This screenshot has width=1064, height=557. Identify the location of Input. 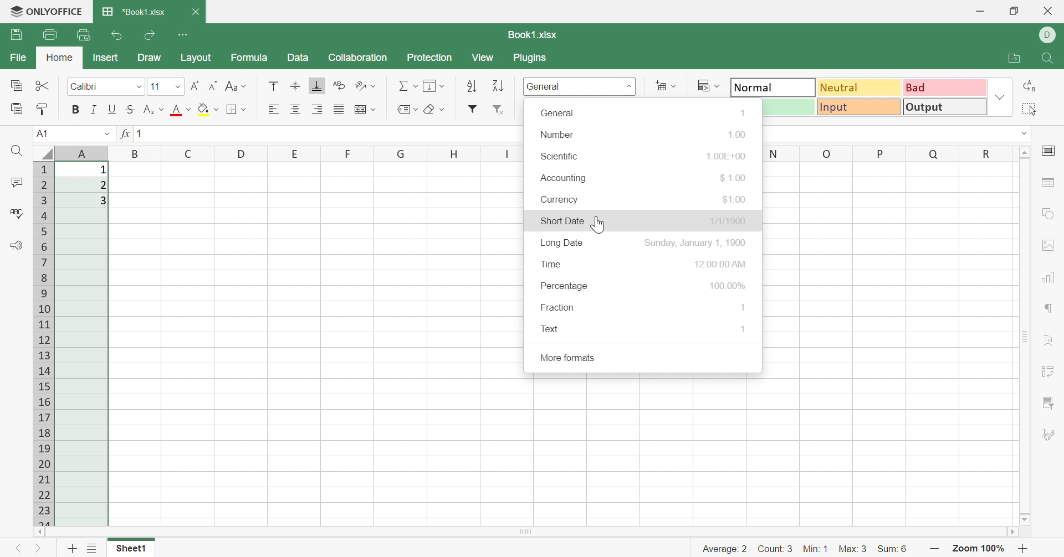
(860, 108).